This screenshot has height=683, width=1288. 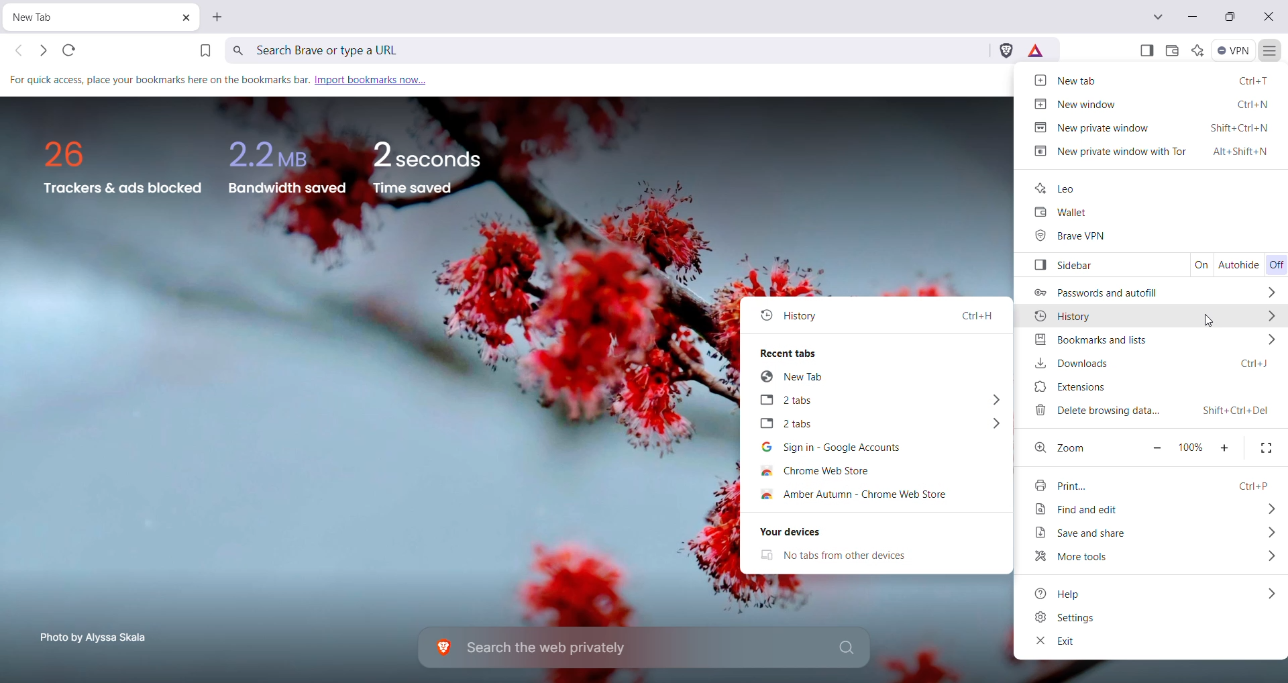 What do you see at coordinates (1148, 362) in the screenshot?
I see `Downloads` at bounding box center [1148, 362].